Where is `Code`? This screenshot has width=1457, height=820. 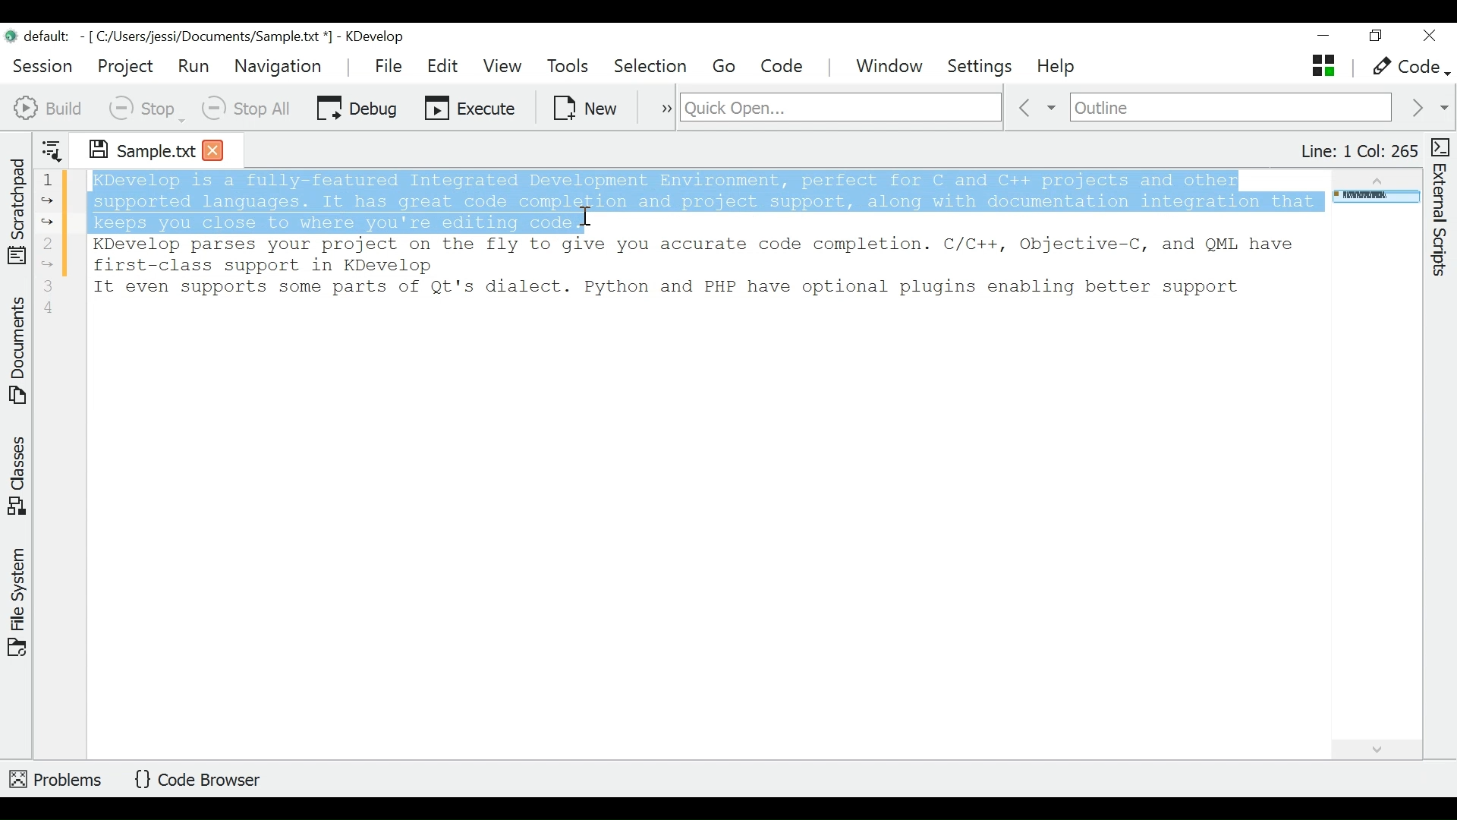 Code is located at coordinates (1408, 68).